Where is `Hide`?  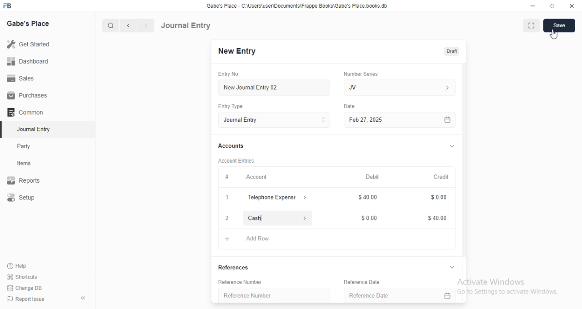 Hide is located at coordinates (452, 145).